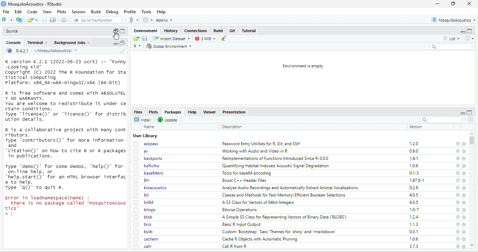  Describe the element at coordinates (143, 151) in the screenshot. I see `av` at that location.